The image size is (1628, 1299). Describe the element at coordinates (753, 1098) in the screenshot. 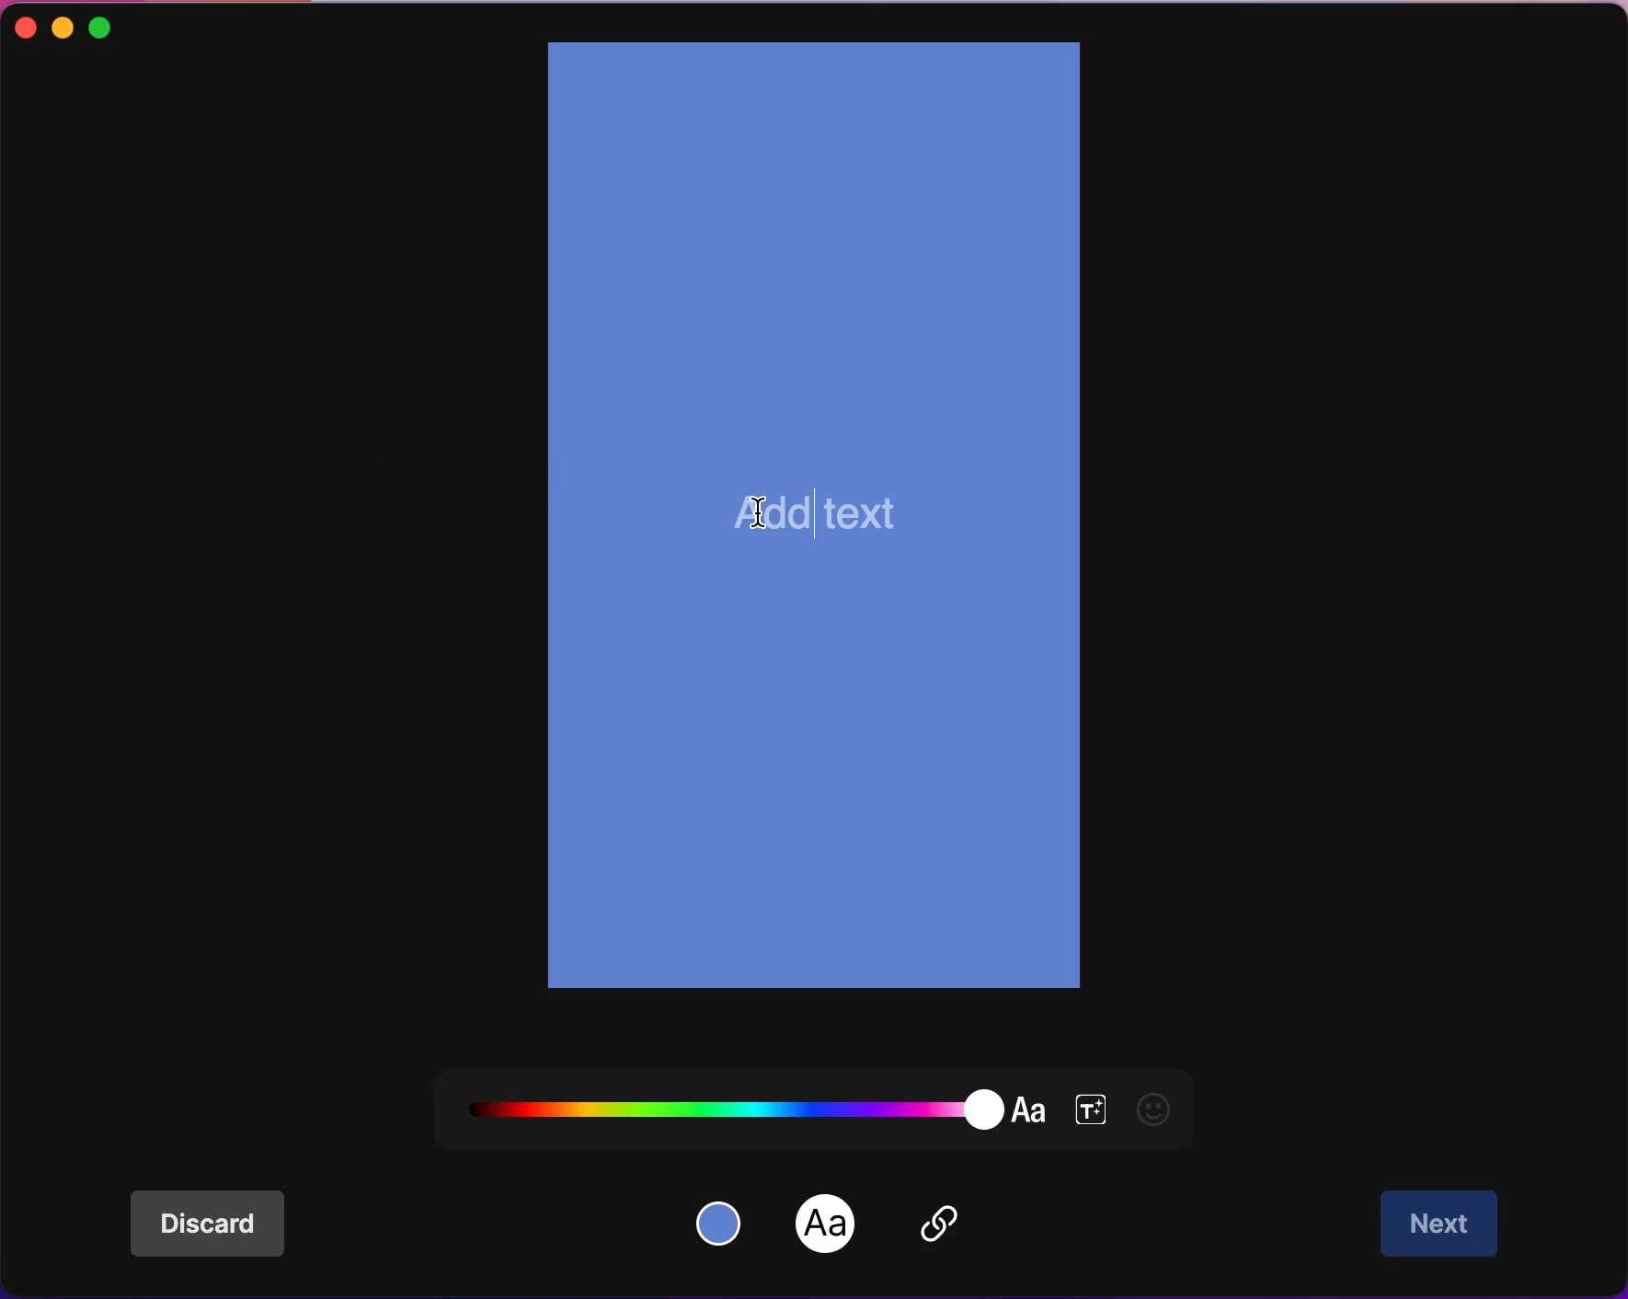

I see `font color palette` at that location.